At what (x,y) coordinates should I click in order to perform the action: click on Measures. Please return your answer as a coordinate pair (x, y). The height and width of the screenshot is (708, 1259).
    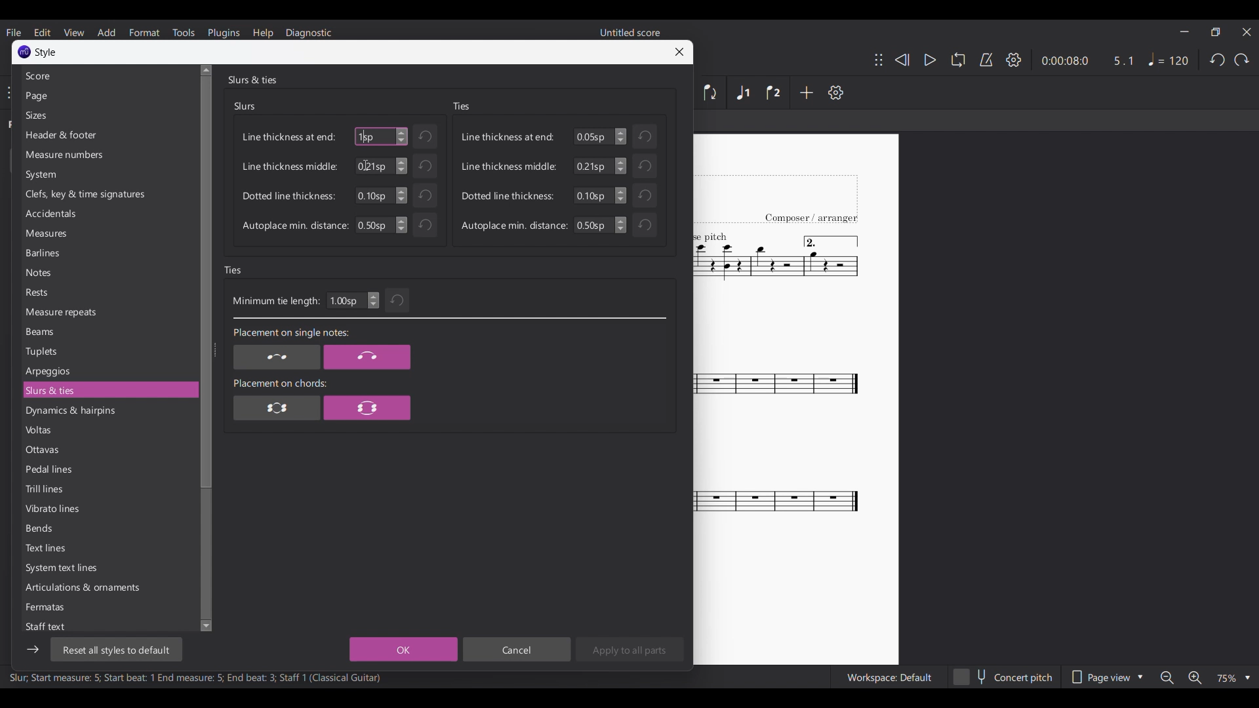
    Looking at the image, I should click on (108, 233).